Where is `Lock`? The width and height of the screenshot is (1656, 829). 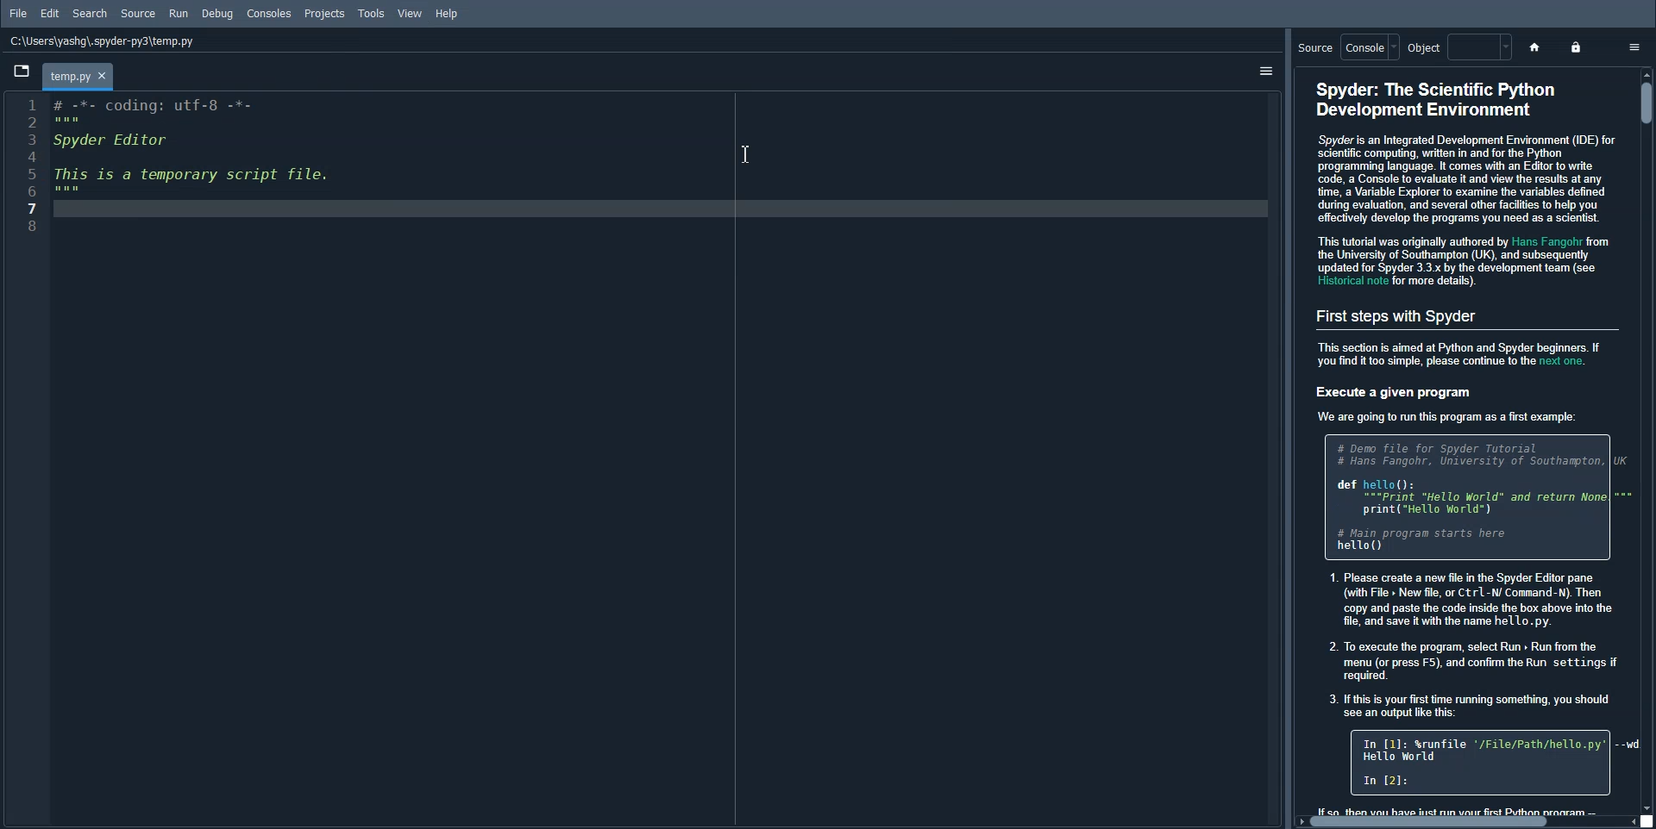 Lock is located at coordinates (1578, 47).